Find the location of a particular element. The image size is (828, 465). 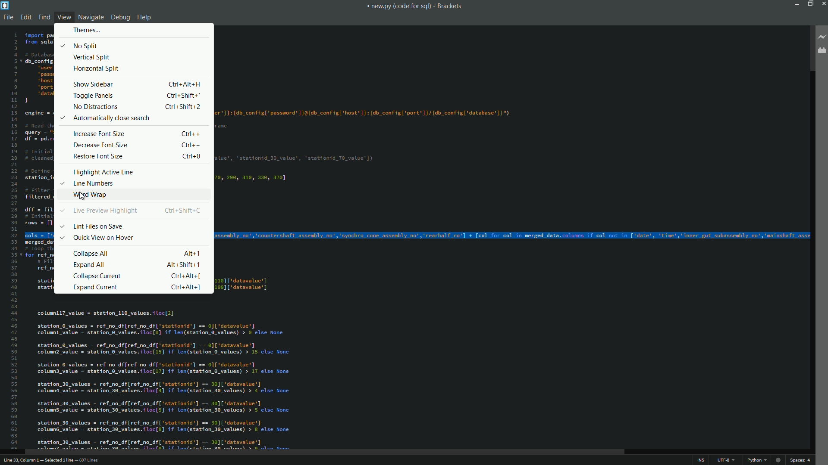

file name is located at coordinates (399, 6).